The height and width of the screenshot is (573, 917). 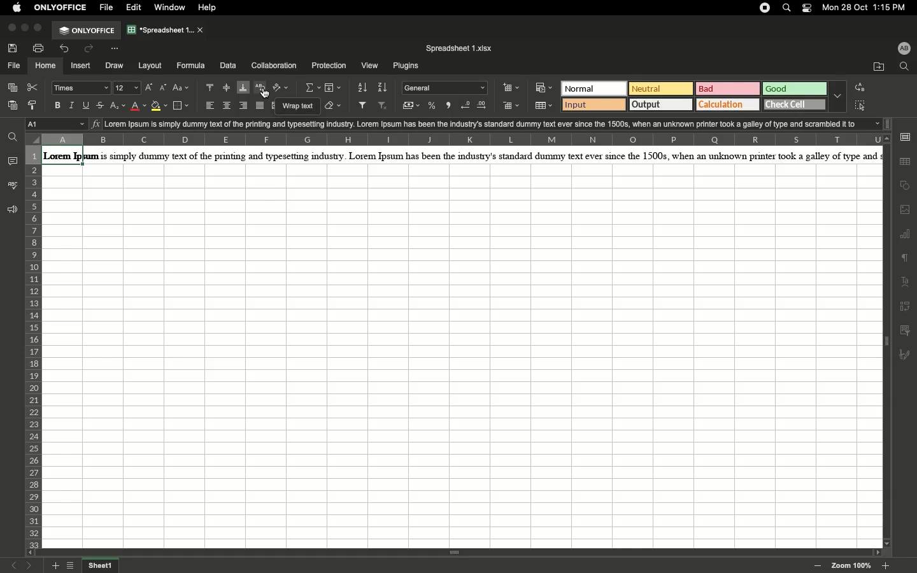 I want to click on Wrap text, so click(x=263, y=89).